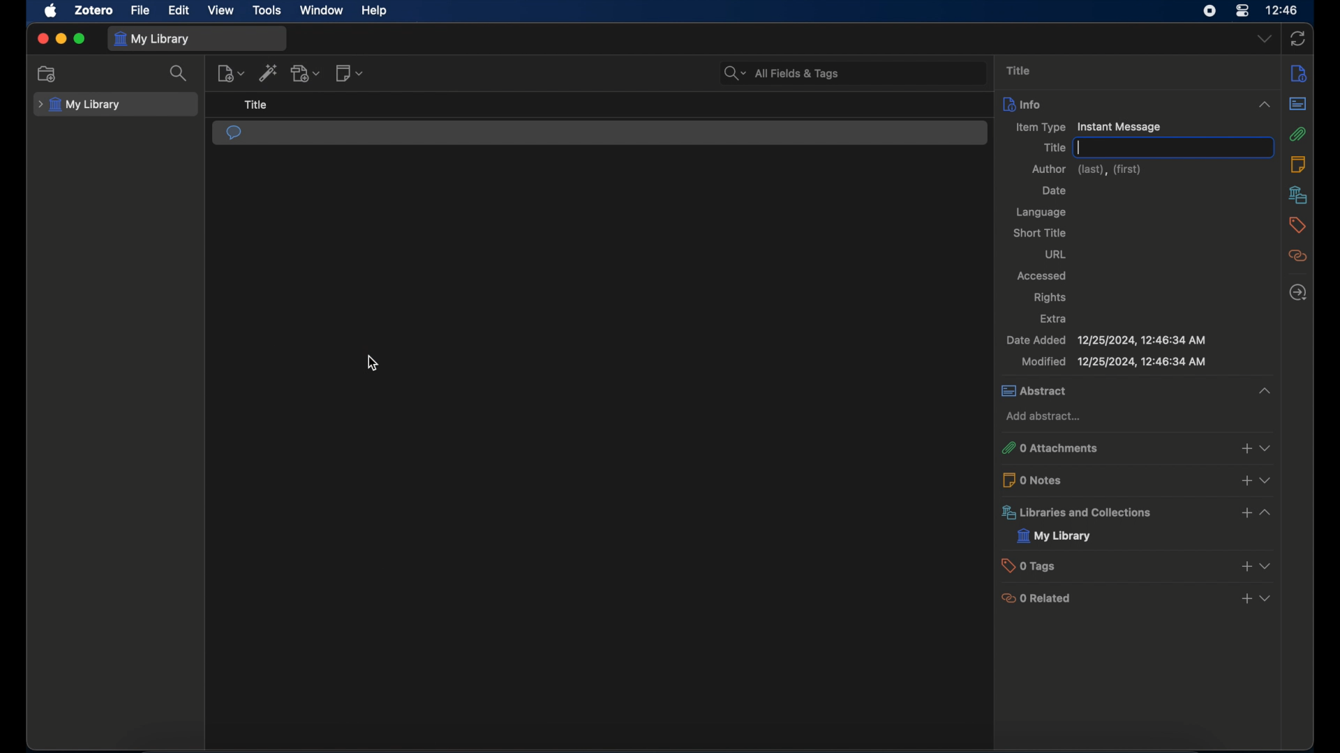 Image resolution: width=1340 pixels, height=753 pixels. I want to click on view, so click(221, 11).